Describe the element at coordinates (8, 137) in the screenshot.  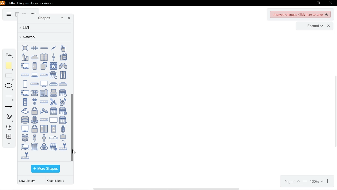
I see `insert` at that location.